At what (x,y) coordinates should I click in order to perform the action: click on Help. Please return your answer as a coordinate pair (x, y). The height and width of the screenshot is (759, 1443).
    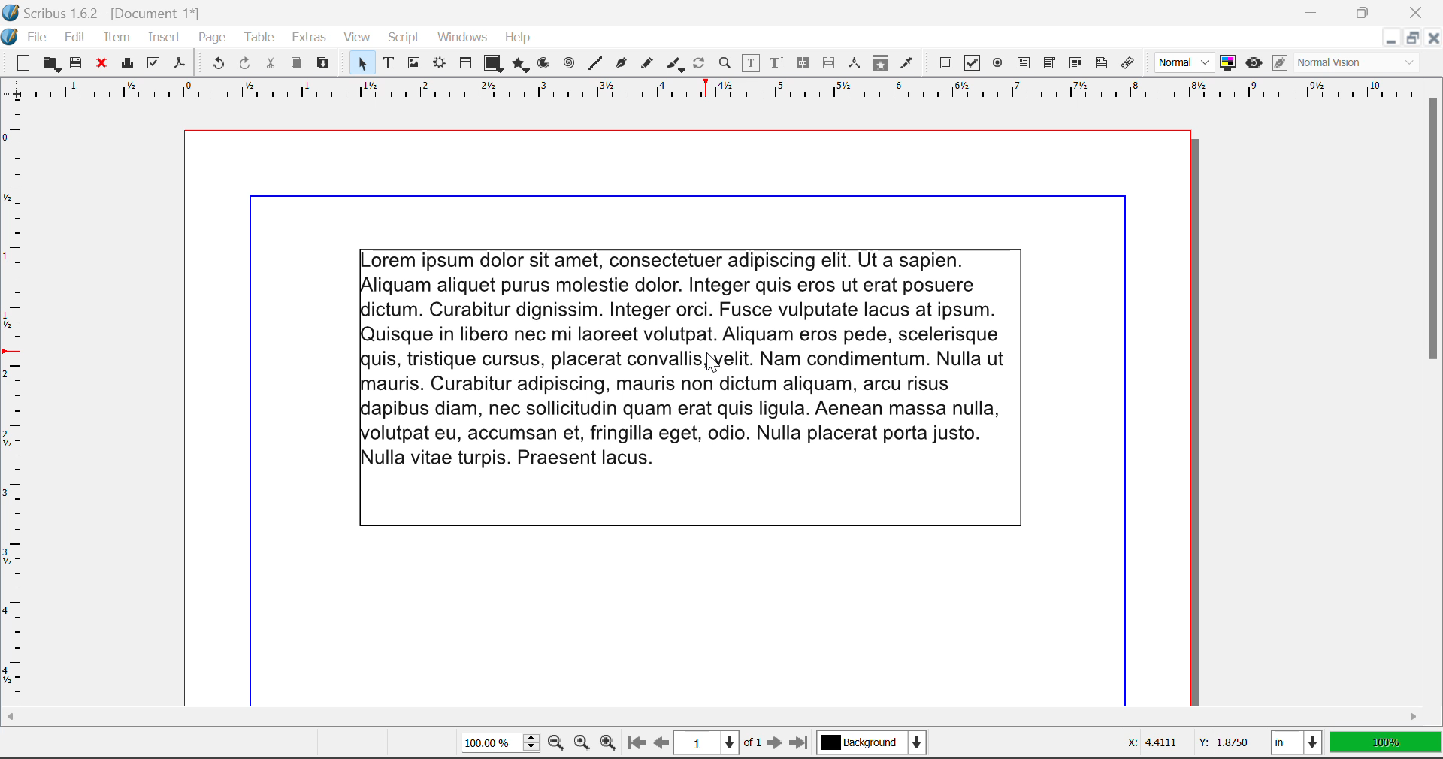
    Looking at the image, I should click on (518, 38).